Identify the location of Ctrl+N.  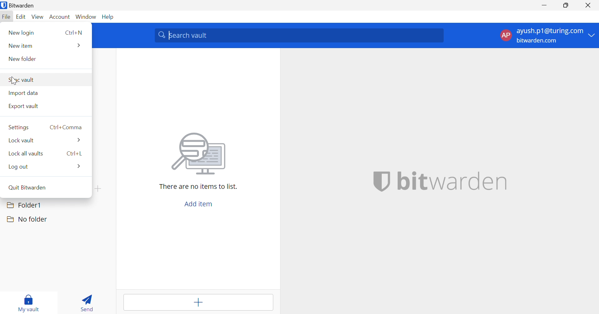
(73, 32).